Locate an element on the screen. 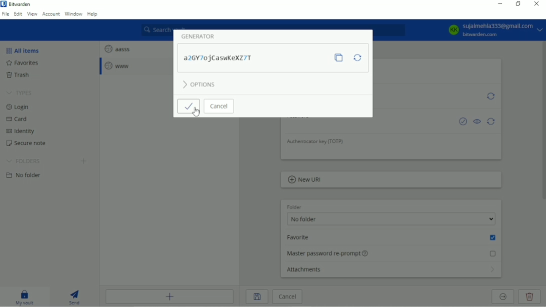 Image resolution: width=546 pixels, height=307 pixels. Cancel is located at coordinates (287, 297).